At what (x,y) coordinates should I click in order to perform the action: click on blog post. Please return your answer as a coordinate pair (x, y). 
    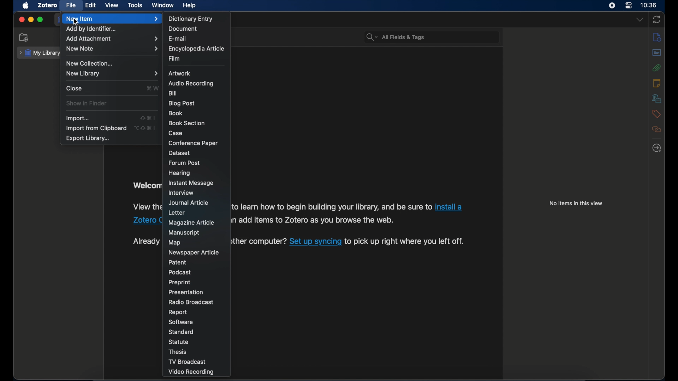
    Looking at the image, I should click on (182, 103).